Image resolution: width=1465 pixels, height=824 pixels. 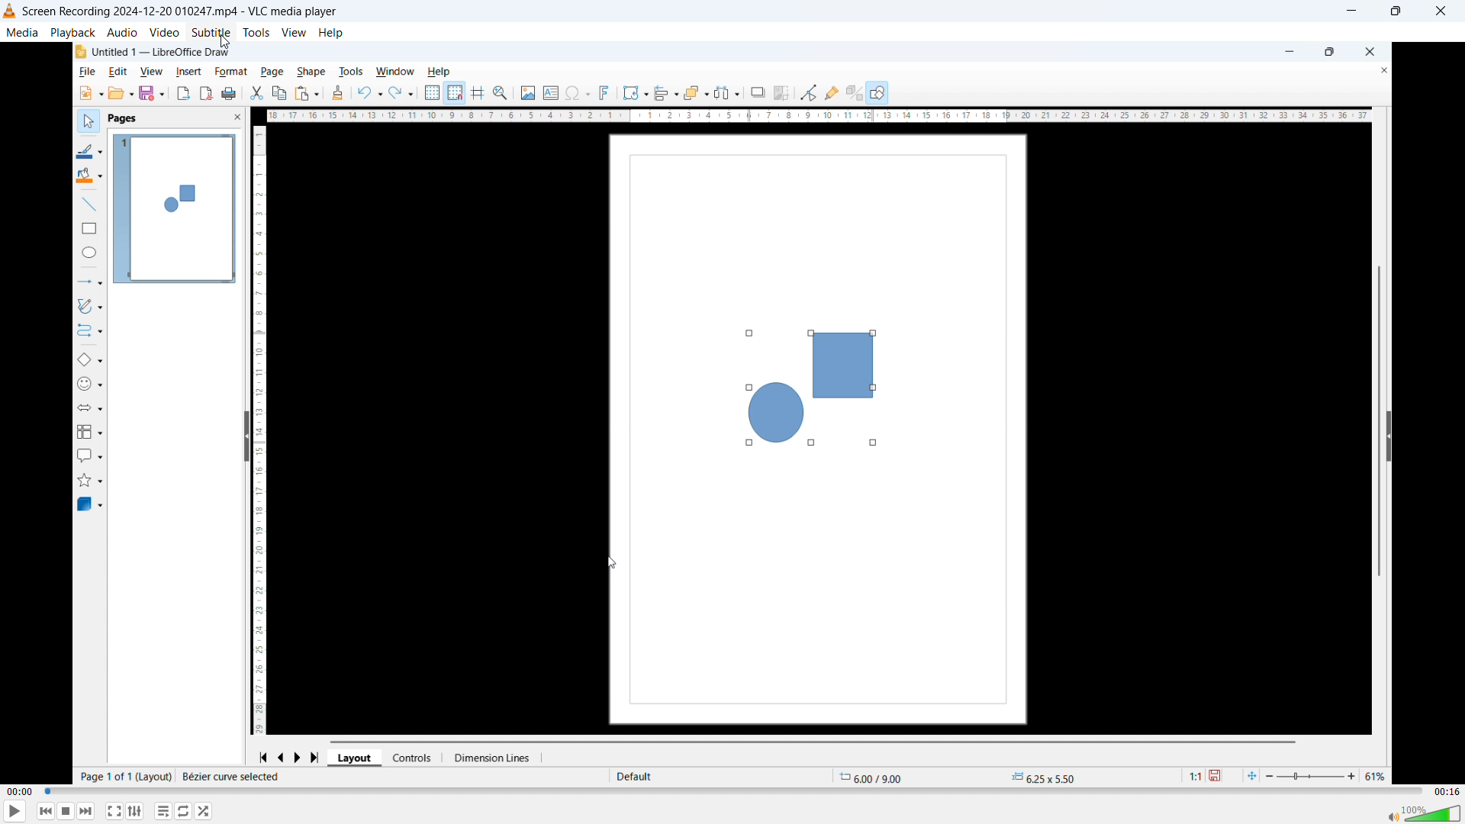 What do you see at coordinates (122, 94) in the screenshot?
I see `open` at bounding box center [122, 94].